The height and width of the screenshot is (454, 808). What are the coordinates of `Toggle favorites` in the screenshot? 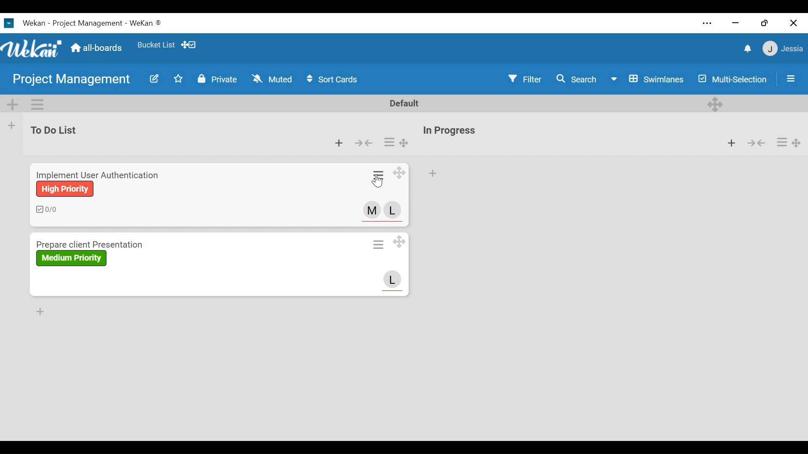 It's located at (178, 79).